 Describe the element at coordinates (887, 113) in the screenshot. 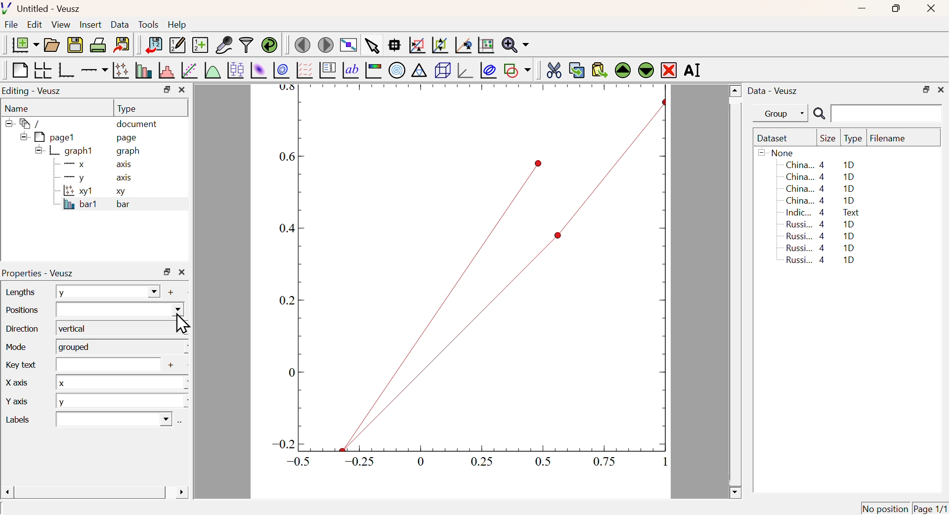

I see `Search Input` at that location.